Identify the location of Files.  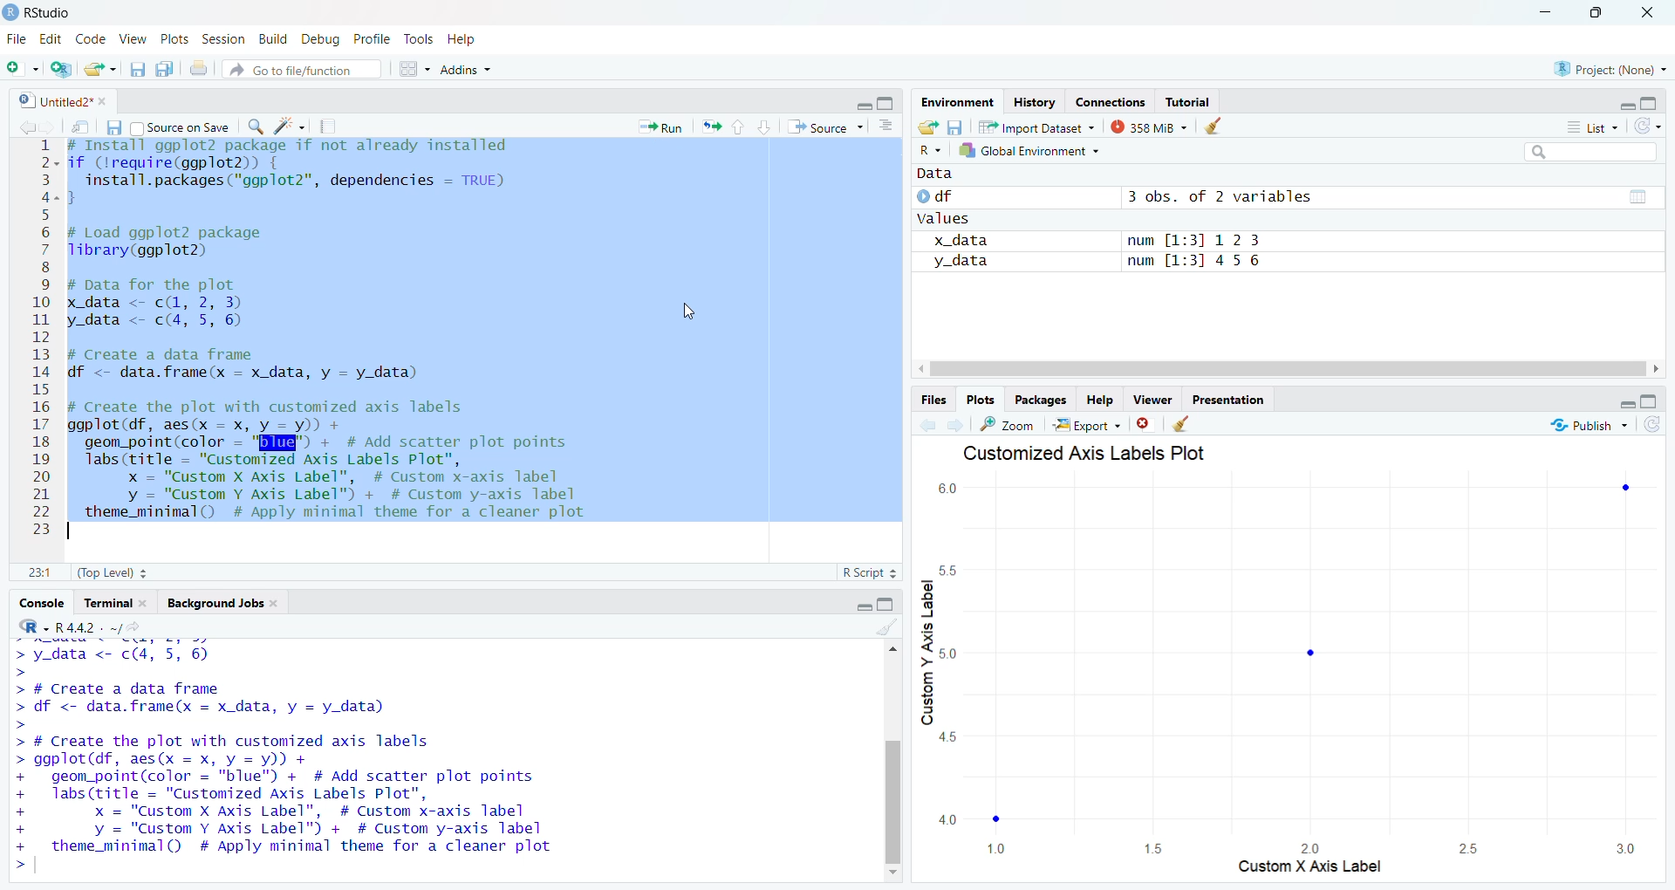
(924, 400).